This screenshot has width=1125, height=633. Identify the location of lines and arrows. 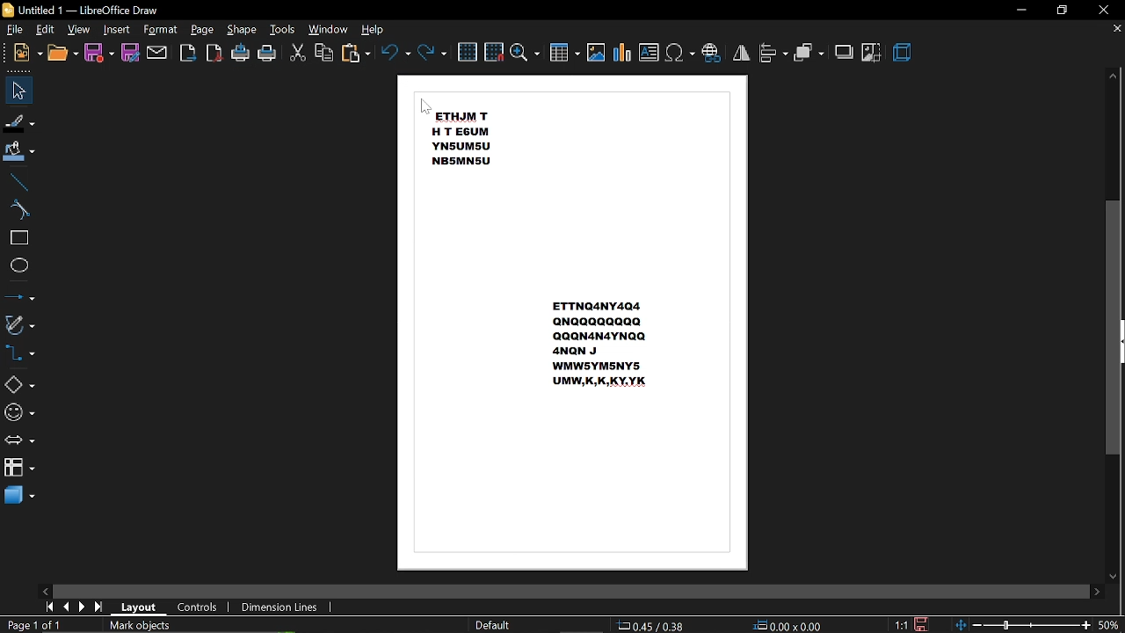
(19, 294).